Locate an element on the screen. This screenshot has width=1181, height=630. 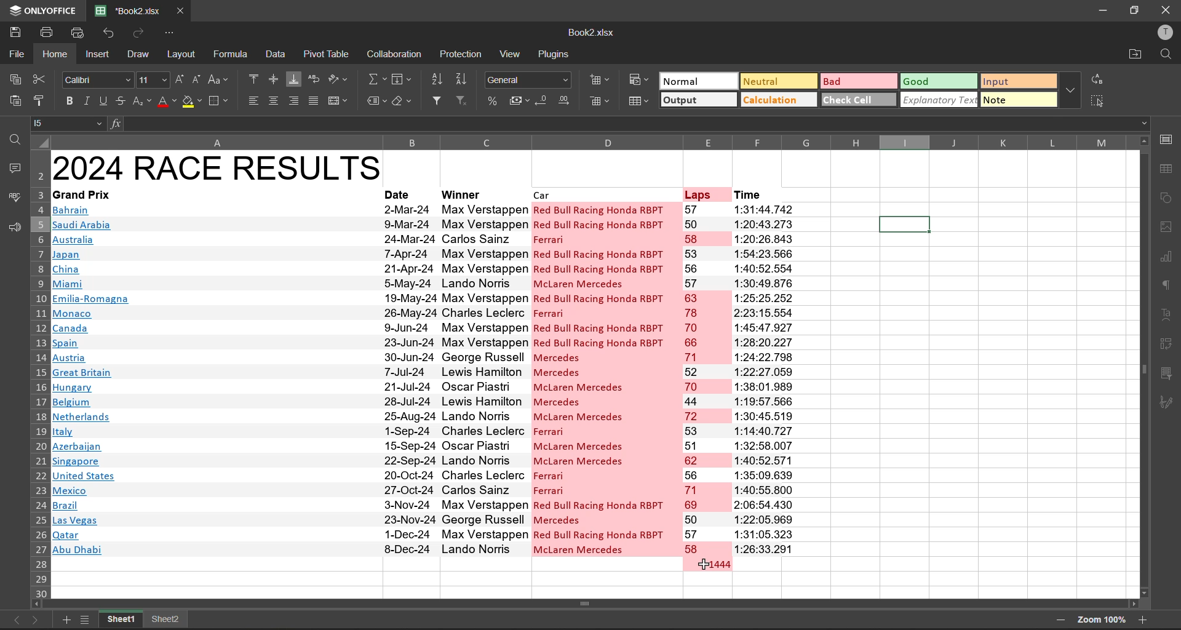
shapes is located at coordinates (1167, 197).